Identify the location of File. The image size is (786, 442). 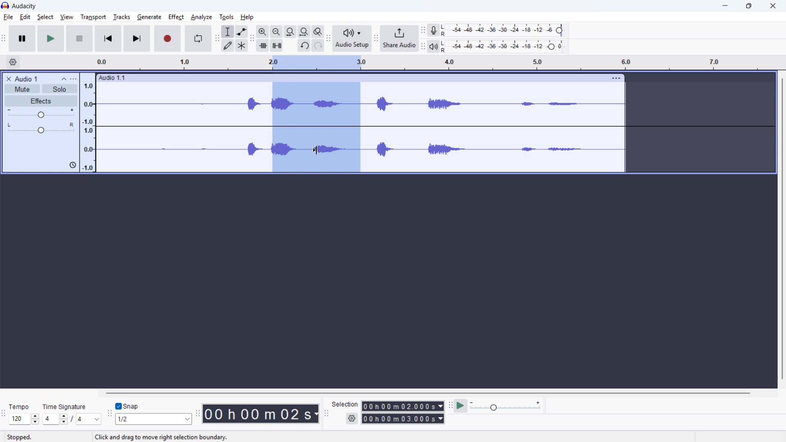
(8, 17).